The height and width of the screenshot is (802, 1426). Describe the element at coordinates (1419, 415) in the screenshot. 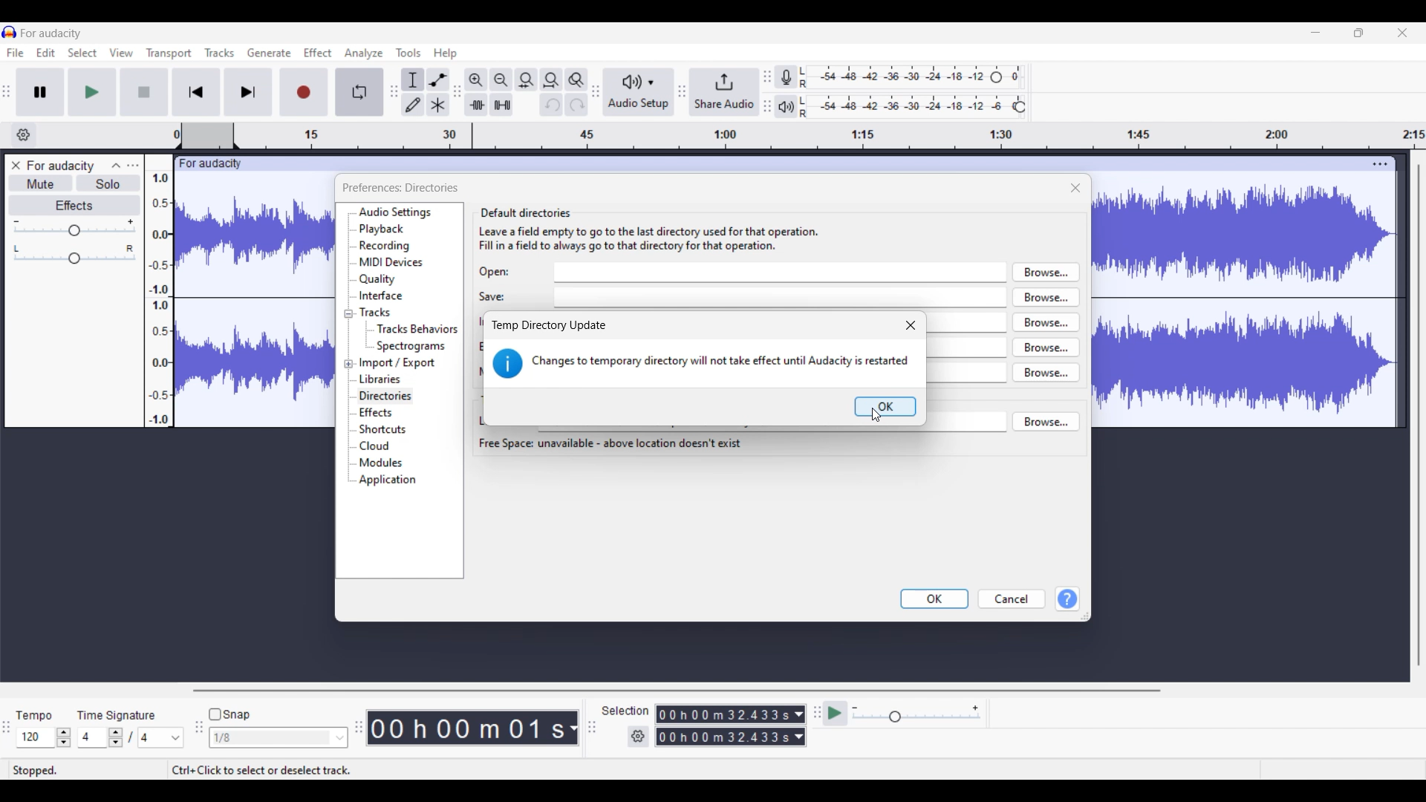

I see `Vertical scroll bar` at that location.